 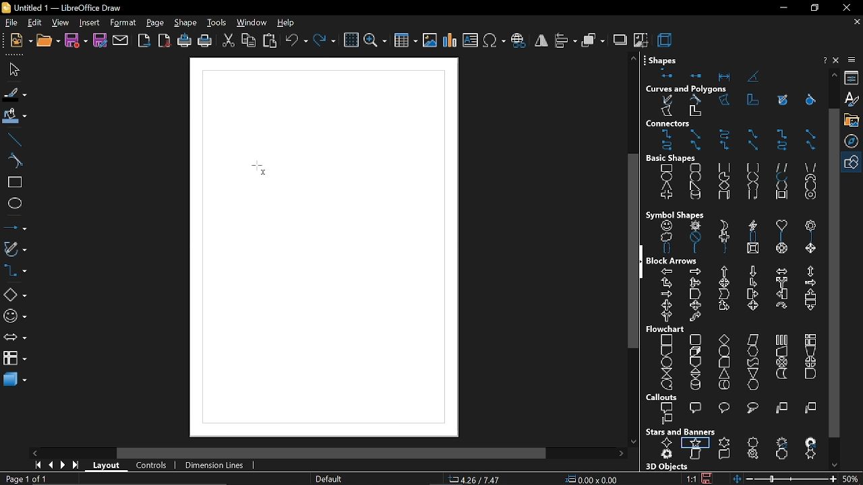 What do you see at coordinates (88, 23) in the screenshot?
I see `insert` at bounding box center [88, 23].